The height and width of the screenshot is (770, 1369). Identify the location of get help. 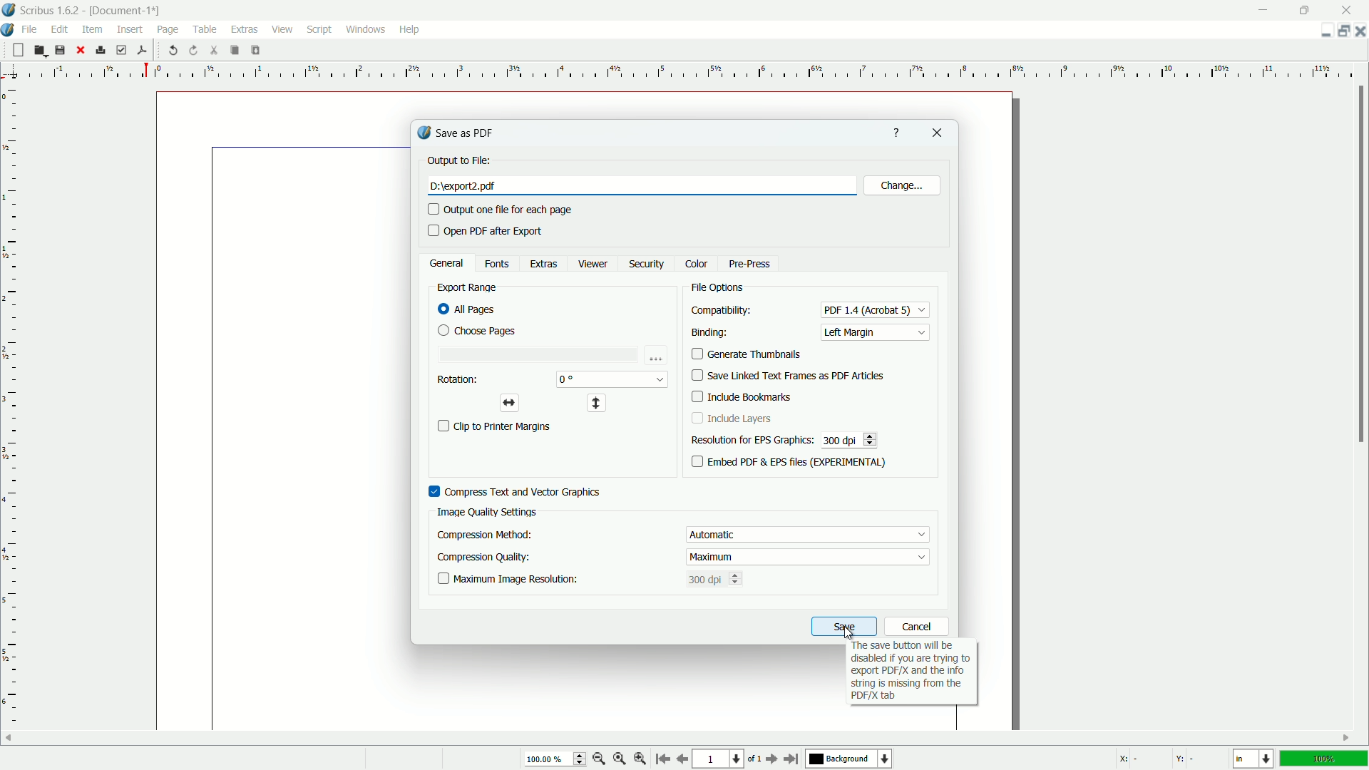
(898, 133).